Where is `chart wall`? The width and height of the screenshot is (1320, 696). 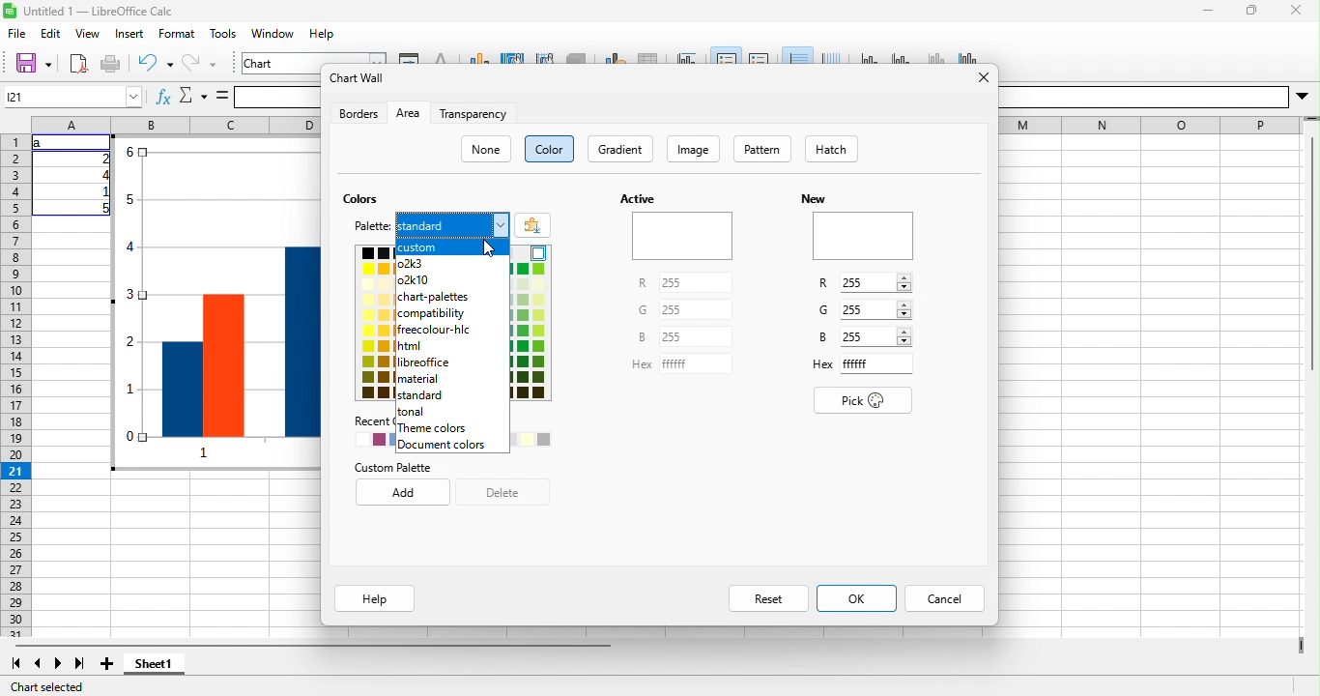
chart wall is located at coordinates (359, 77).